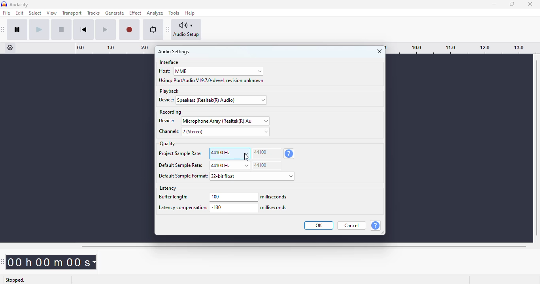 The height and width of the screenshot is (284, 540). I want to click on latency compensation, so click(182, 208).